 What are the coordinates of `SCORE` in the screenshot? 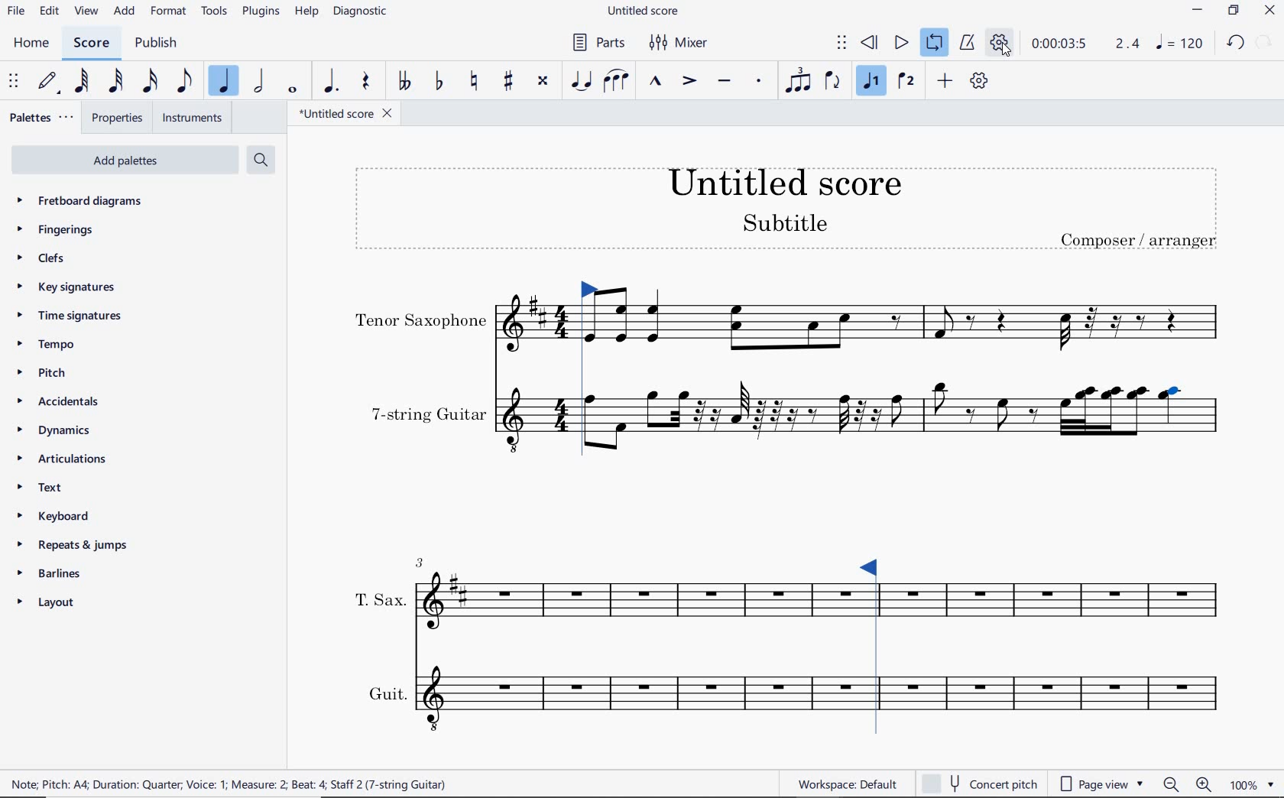 It's located at (89, 44).